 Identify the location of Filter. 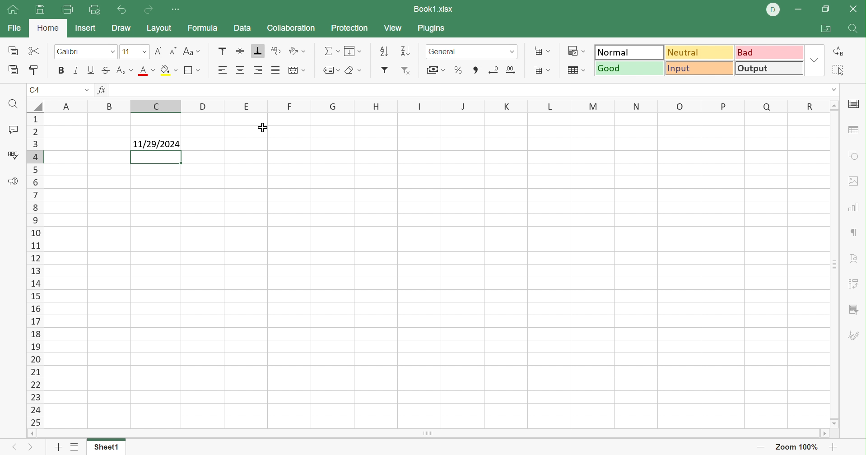
(385, 70).